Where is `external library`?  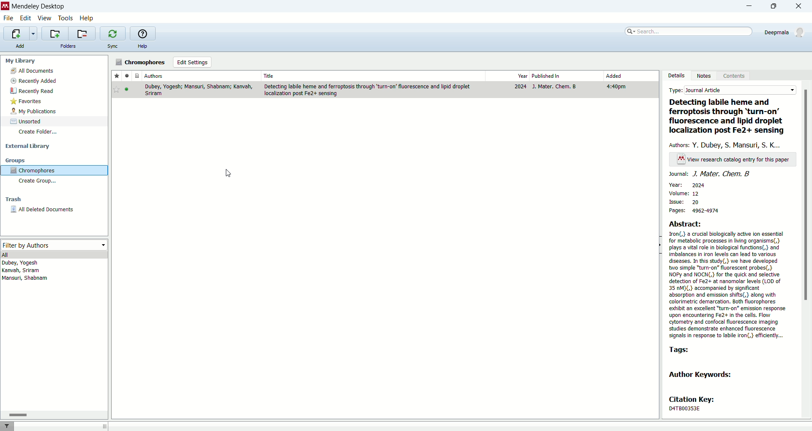
external library is located at coordinates (29, 147).